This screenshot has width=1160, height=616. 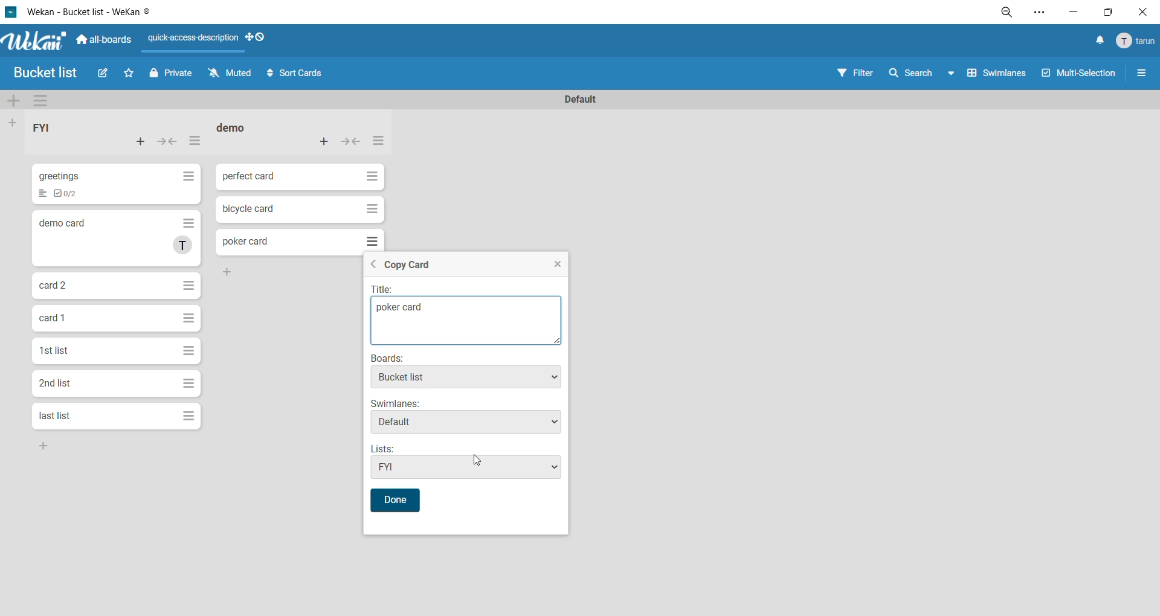 What do you see at coordinates (53, 284) in the screenshot?
I see `card 2` at bounding box center [53, 284].